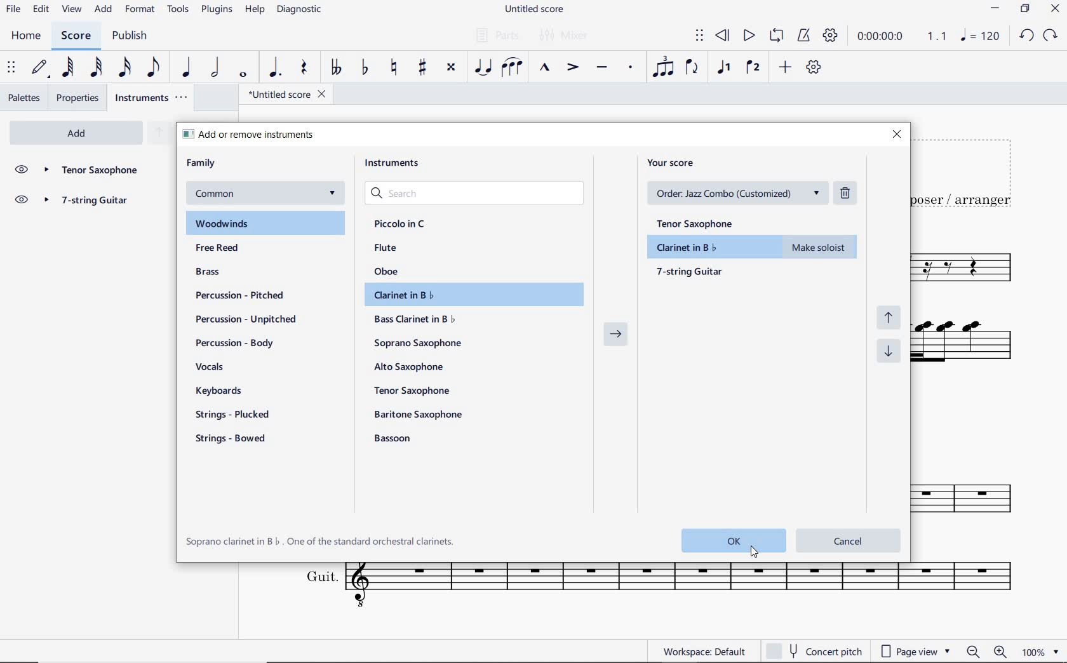  I want to click on INSTRUMENT: GUIT, so click(652, 587).